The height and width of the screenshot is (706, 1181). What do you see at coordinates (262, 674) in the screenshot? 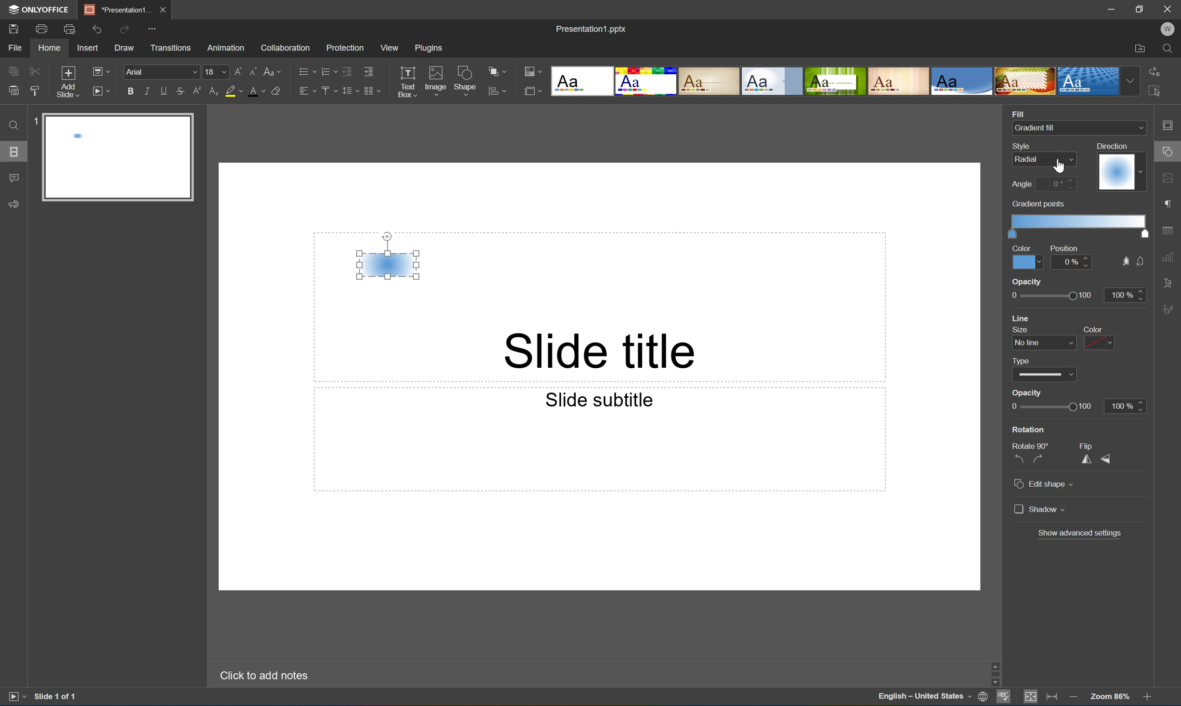
I see `Click to add notes` at bounding box center [262, 674].